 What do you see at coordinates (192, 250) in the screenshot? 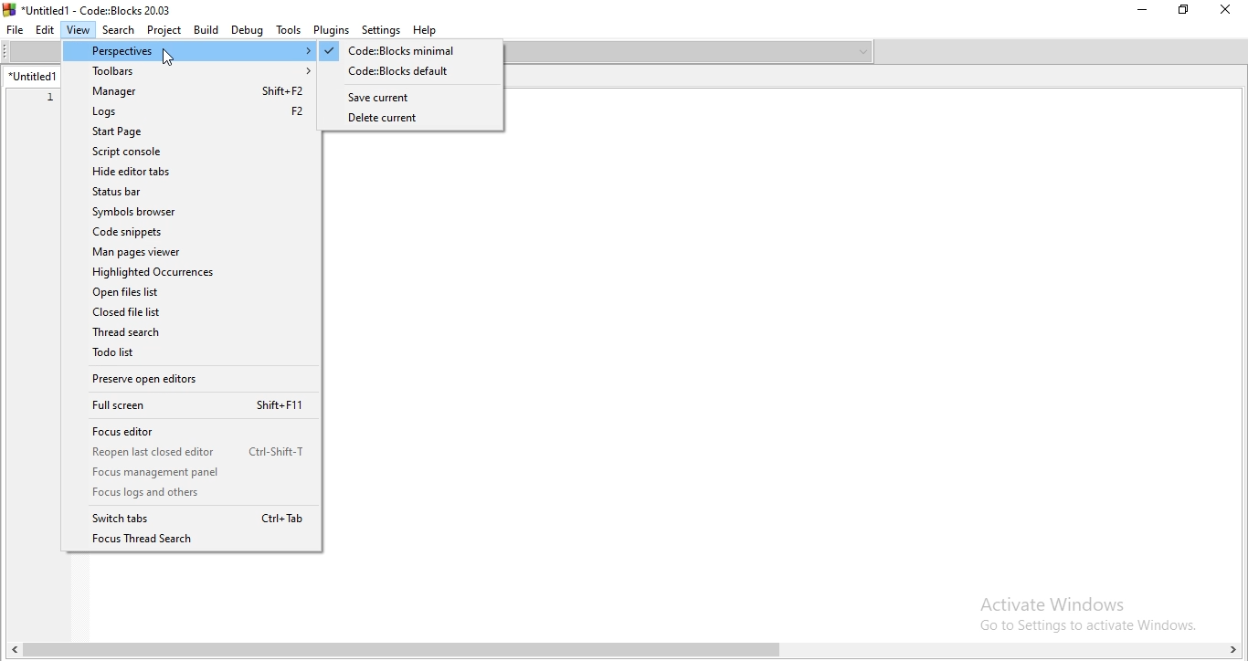
I see `Man pages viewer ` at bounding box center [192, 250].